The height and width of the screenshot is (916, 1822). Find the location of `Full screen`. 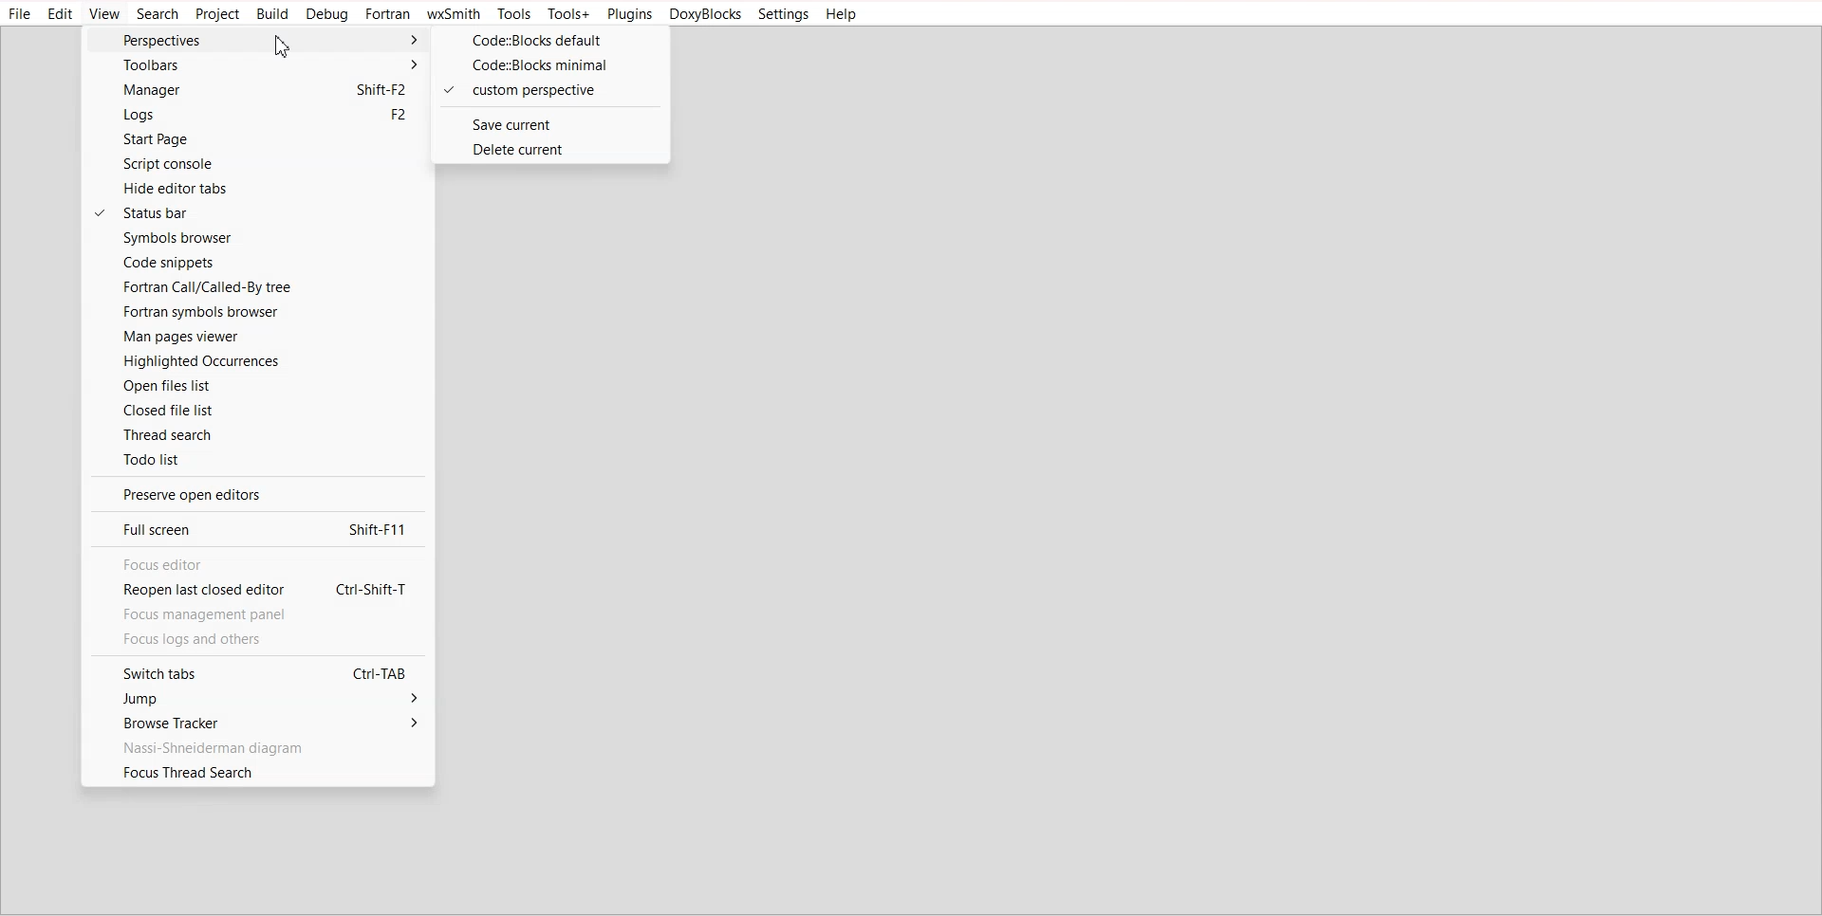

Full screen is located at coordinates (252, 528).